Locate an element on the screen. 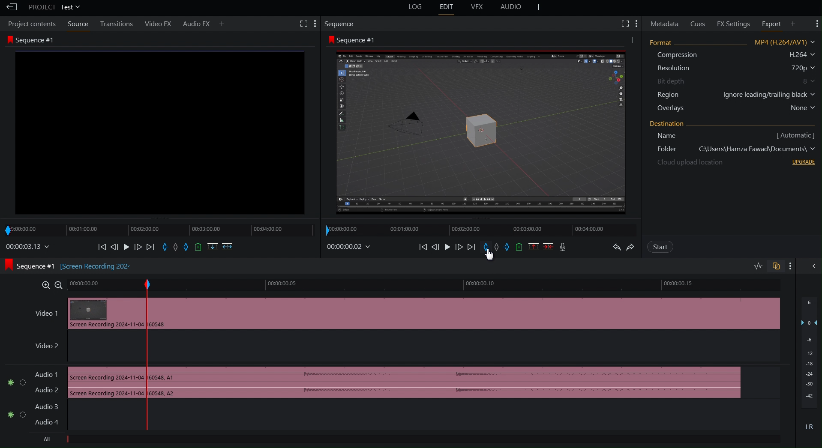 This screenshot has width=822, height=448. Undo is located at coordinates (617, 247).